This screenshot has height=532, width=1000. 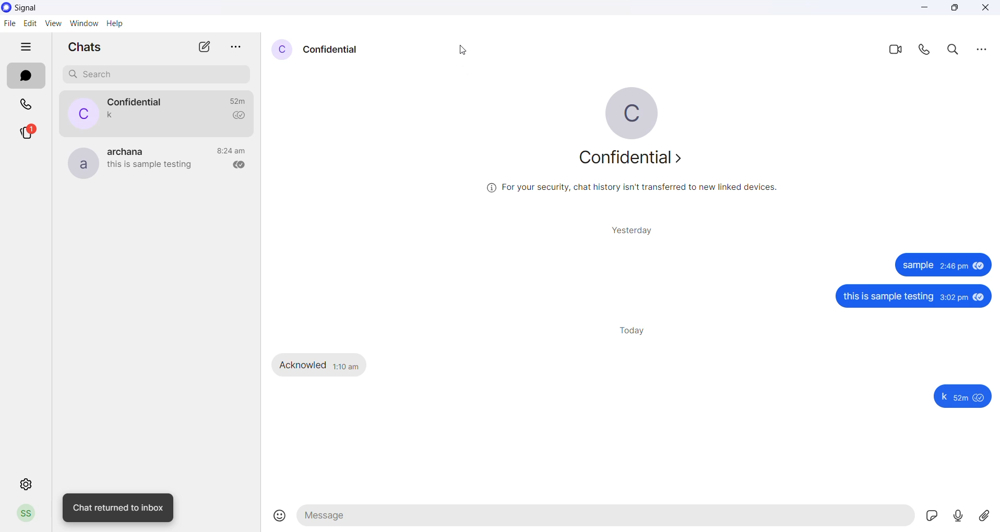 What do you see at coordinates (988, 516) in the screenshot?
I see `share attachment` at bounding box center [988, 516].